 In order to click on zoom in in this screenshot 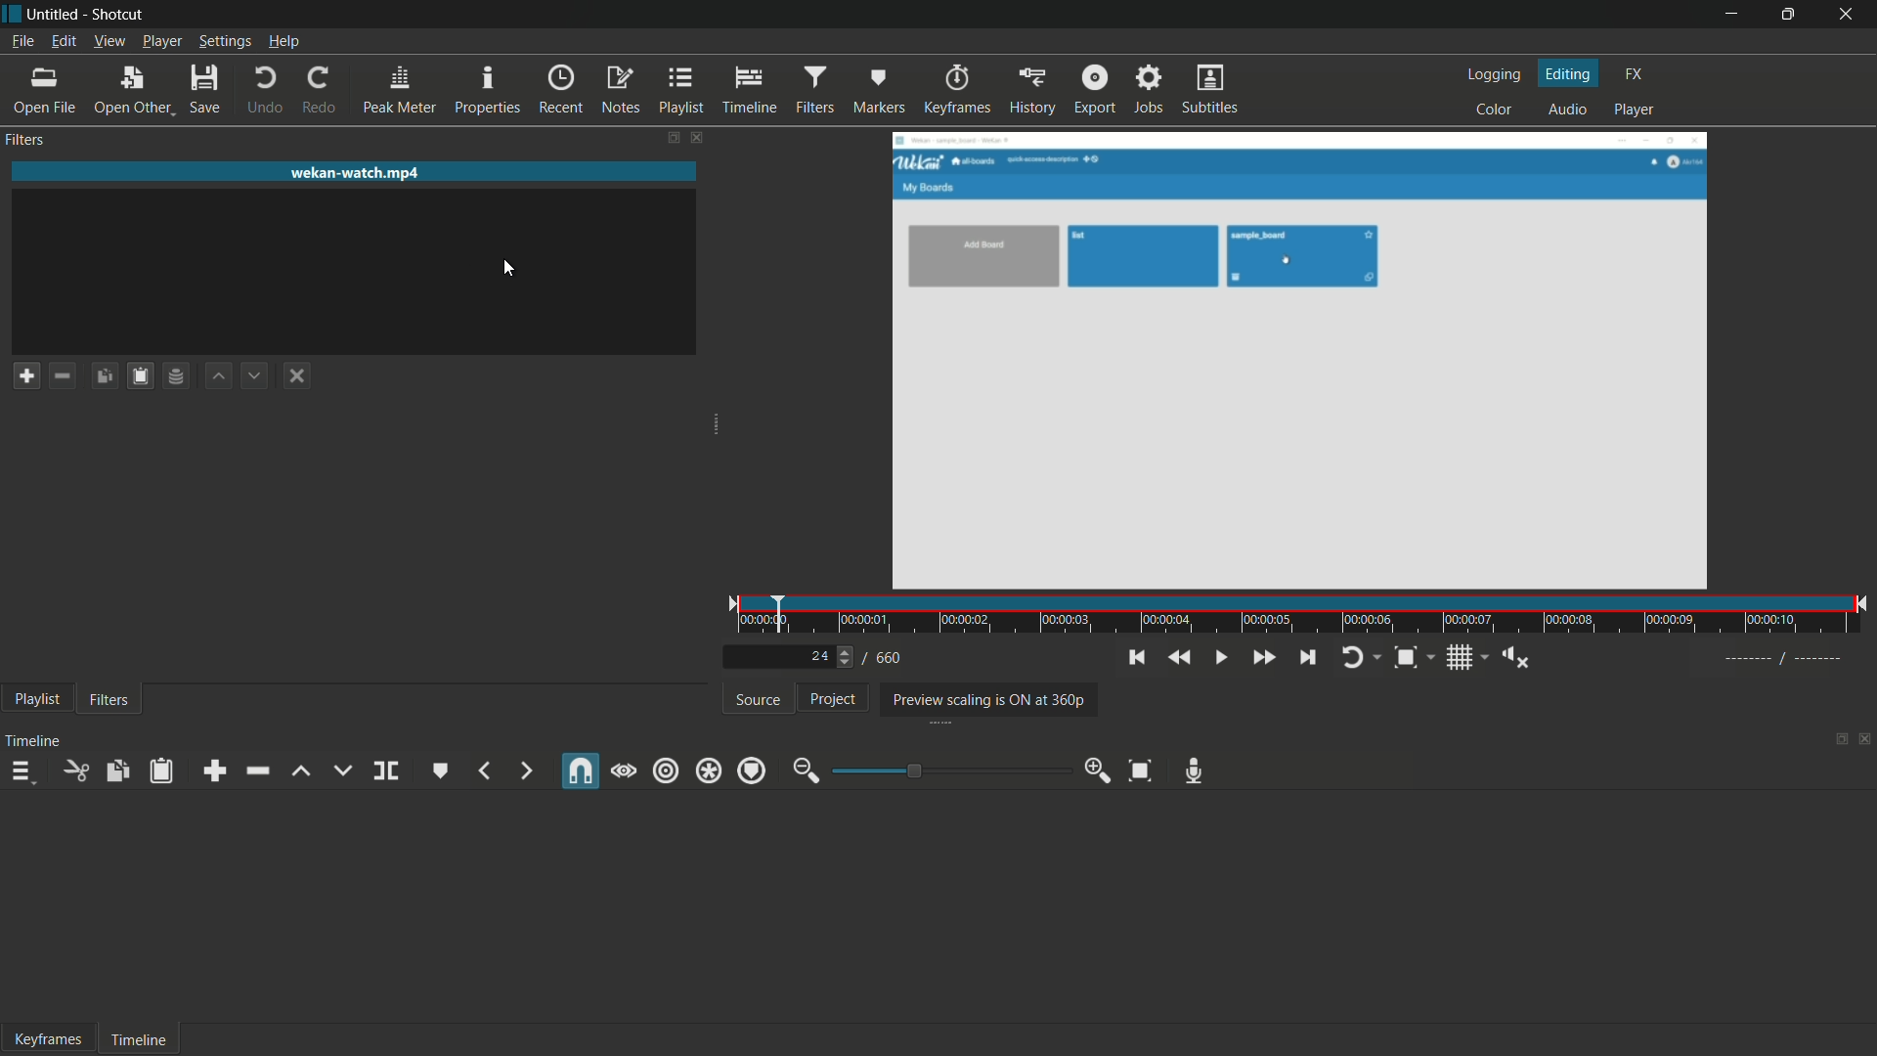, I will do `click(1098, 770)`.